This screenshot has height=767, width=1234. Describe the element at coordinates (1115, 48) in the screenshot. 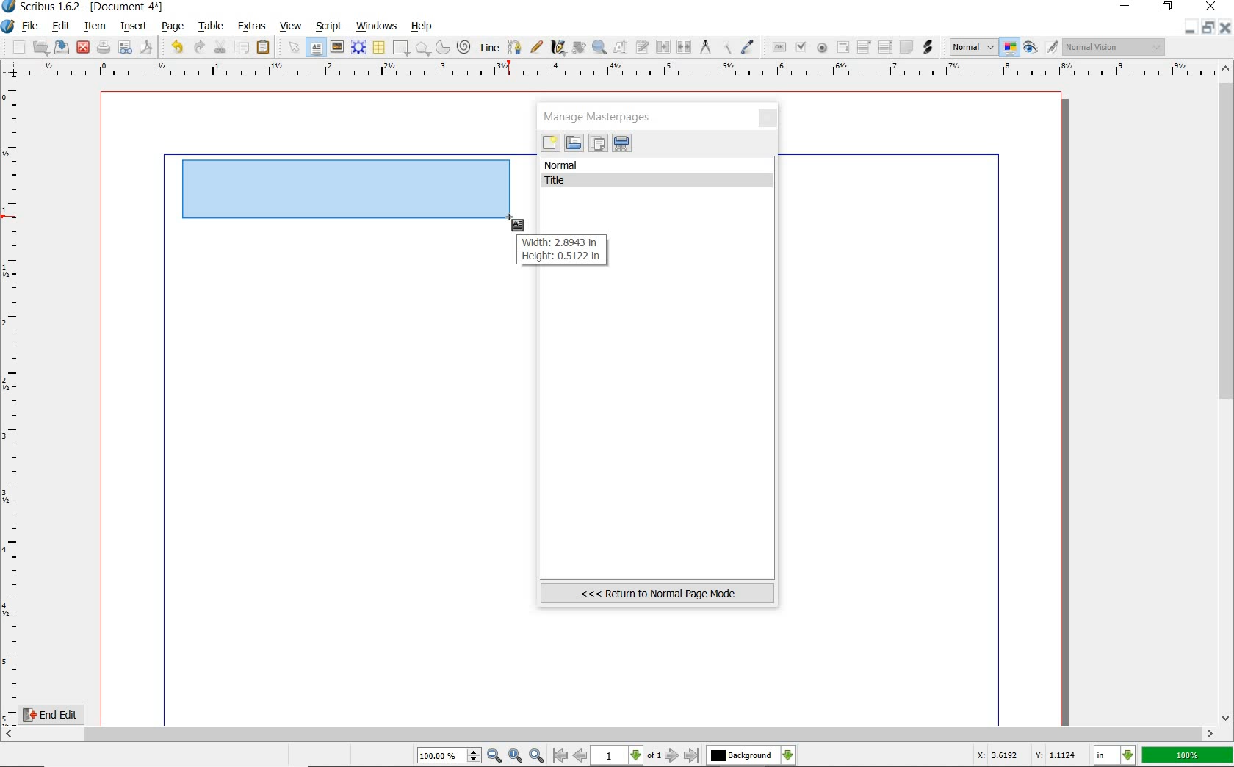

I see `Normal Vision` at that location.